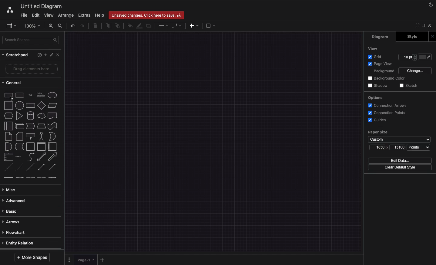  Describe the element at coordinates (430, 25) in the screenshot. I see `Collapse` at that location.